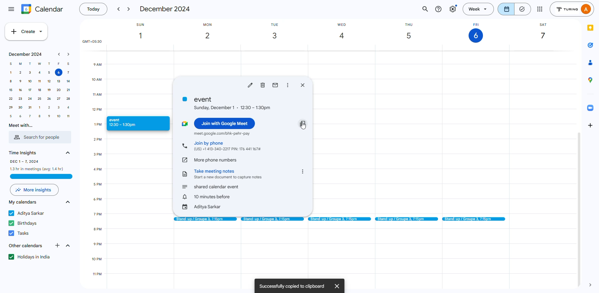 Image resolution: width=599 pixels, height=293 pixels. Describe the element at coordinates (30, 63) in the screenshot. I see `T` at that location.